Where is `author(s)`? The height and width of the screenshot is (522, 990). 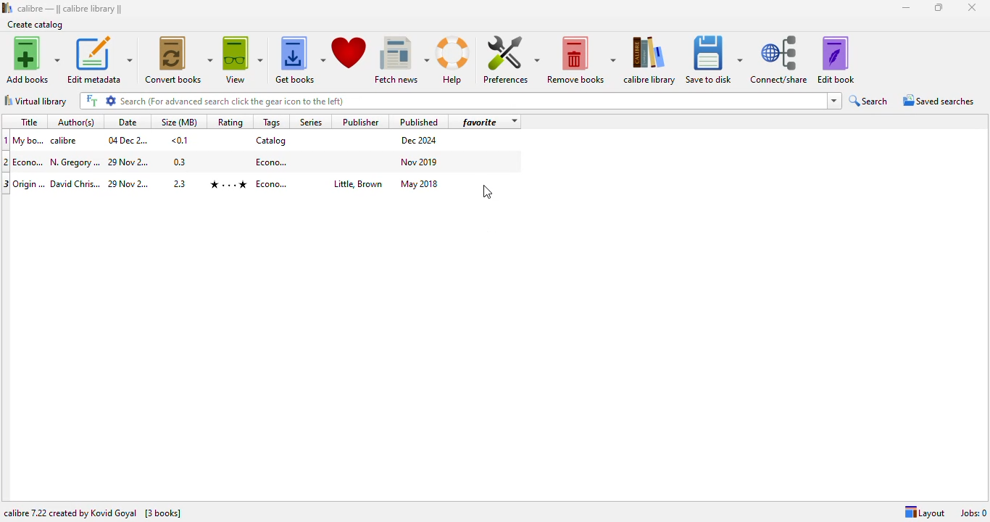 author(s) is located at coordinates (78, 121).